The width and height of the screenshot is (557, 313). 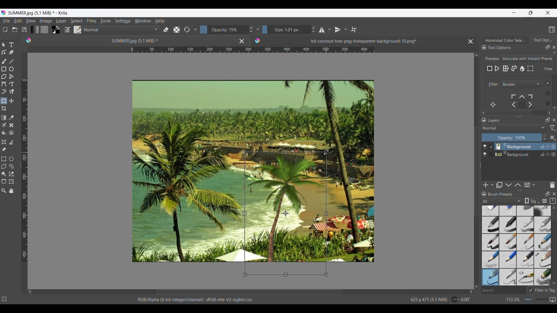 I want to click on Lock docker inputs, so click(x=484, y=48).